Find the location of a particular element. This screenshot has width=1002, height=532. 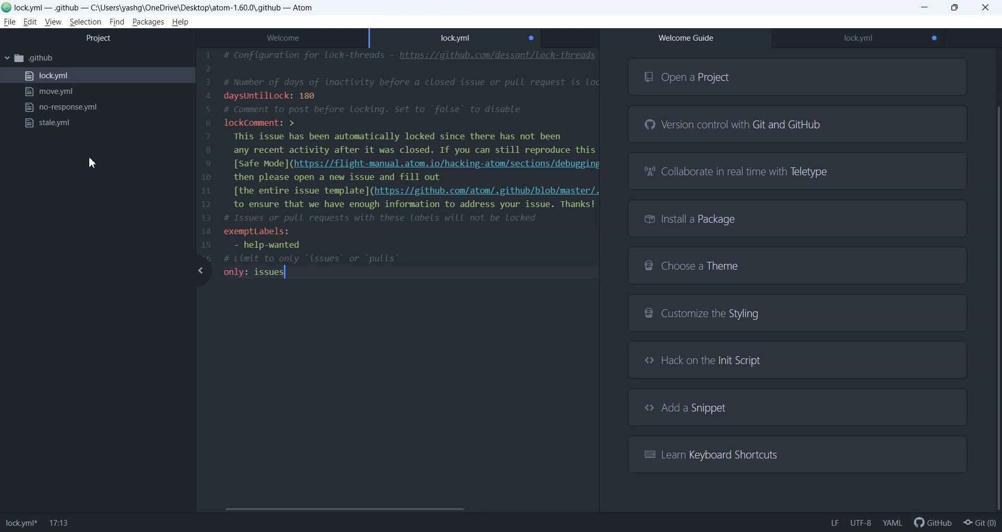

Install a Package is located at coordinates (798, 218).